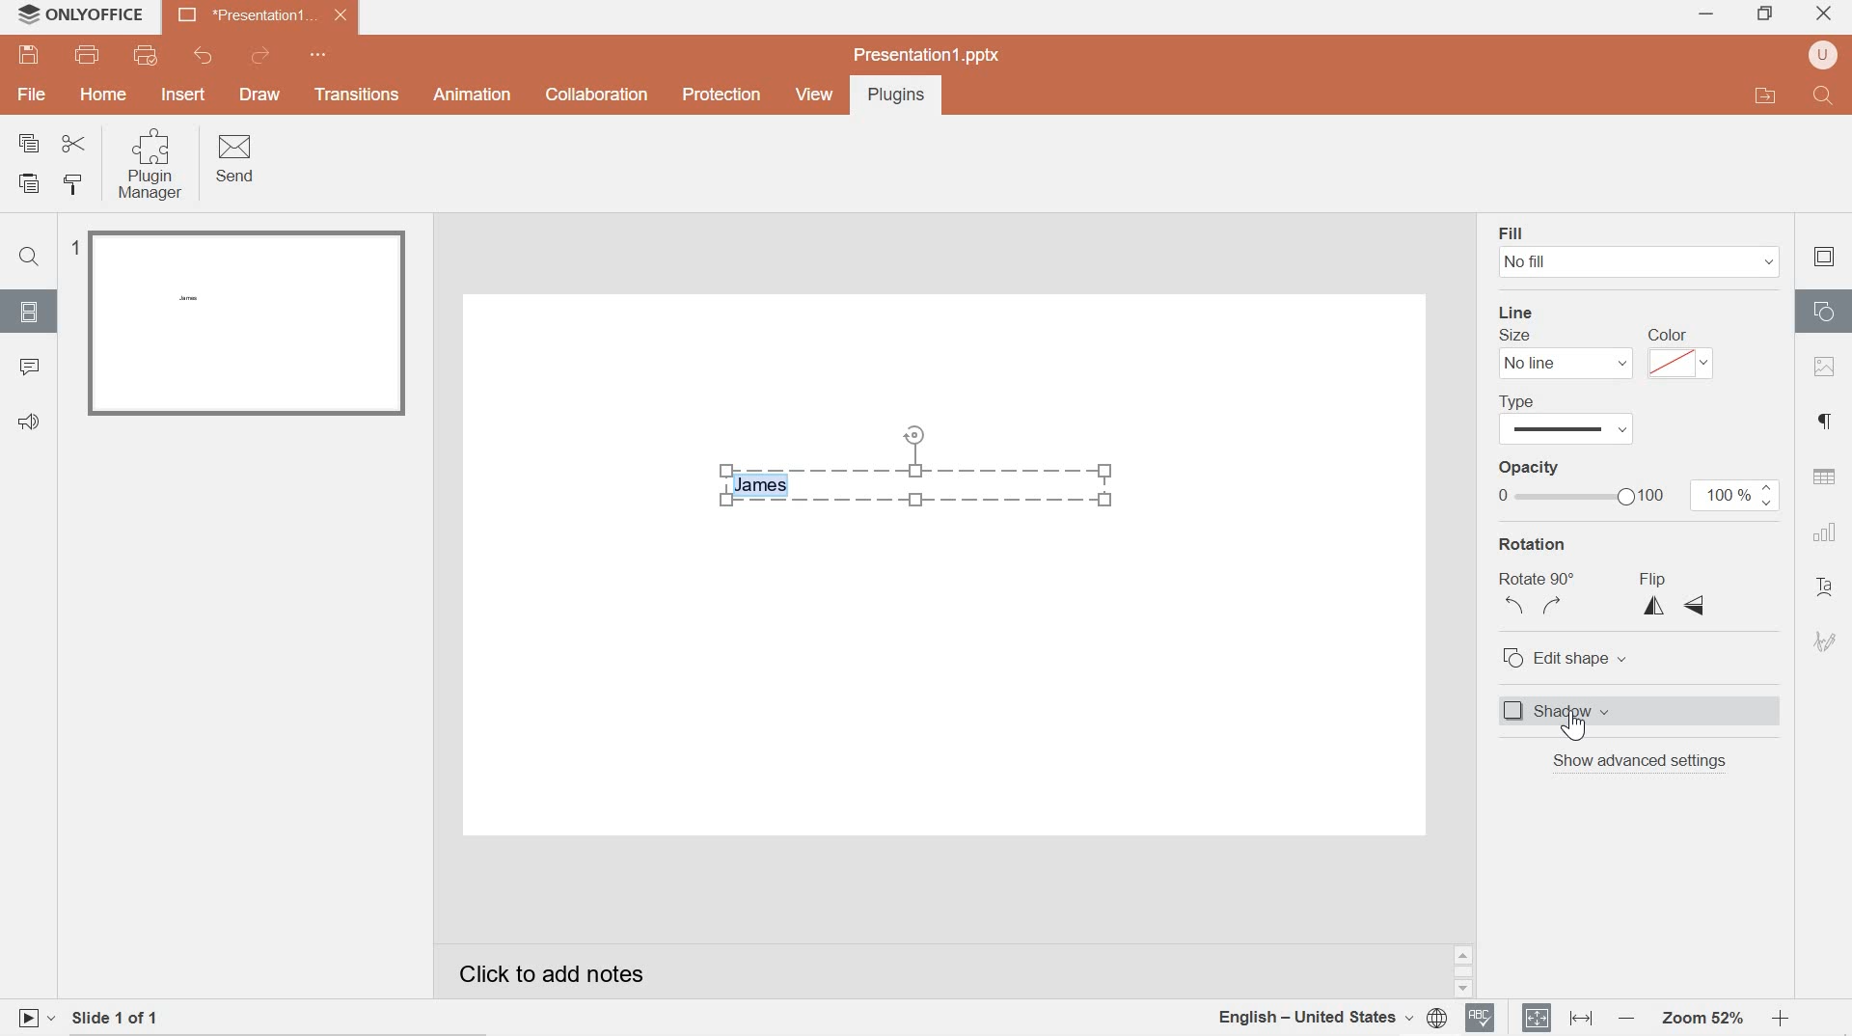 The width and height of the screenshot is (1852, 1036). I want to click on comments, so click(32, 368).